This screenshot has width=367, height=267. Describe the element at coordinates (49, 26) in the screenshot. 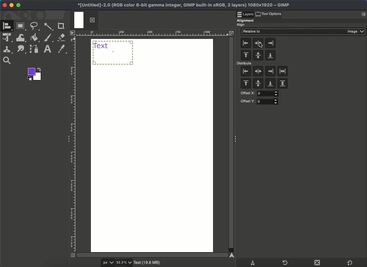

I see `Fuzzy select tool` at that location.